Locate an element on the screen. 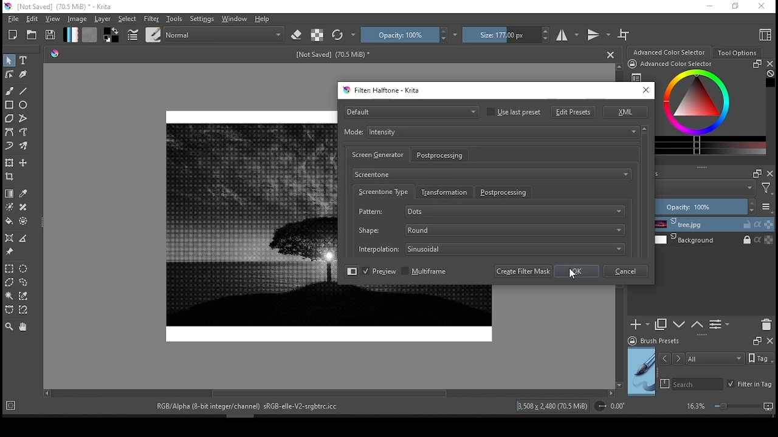 This screenshot has width=778, height=437. colorize mask tool is located at coordinates (10, 207).